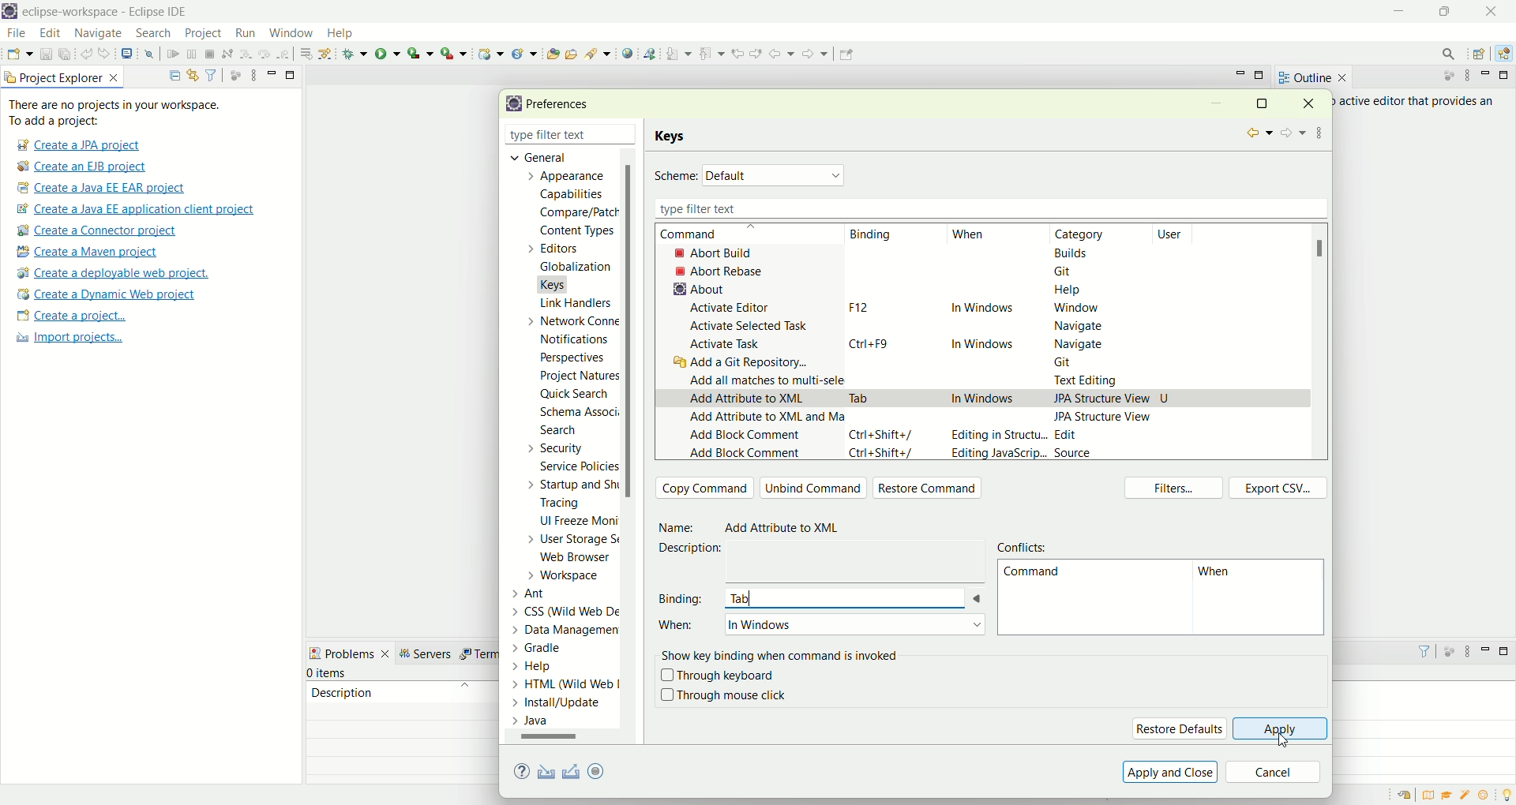 The image size is (1516, 805). What do you see at coordinates (676, 177) in the screenshot?
I see `scheme` at bounding box center [676, 177].